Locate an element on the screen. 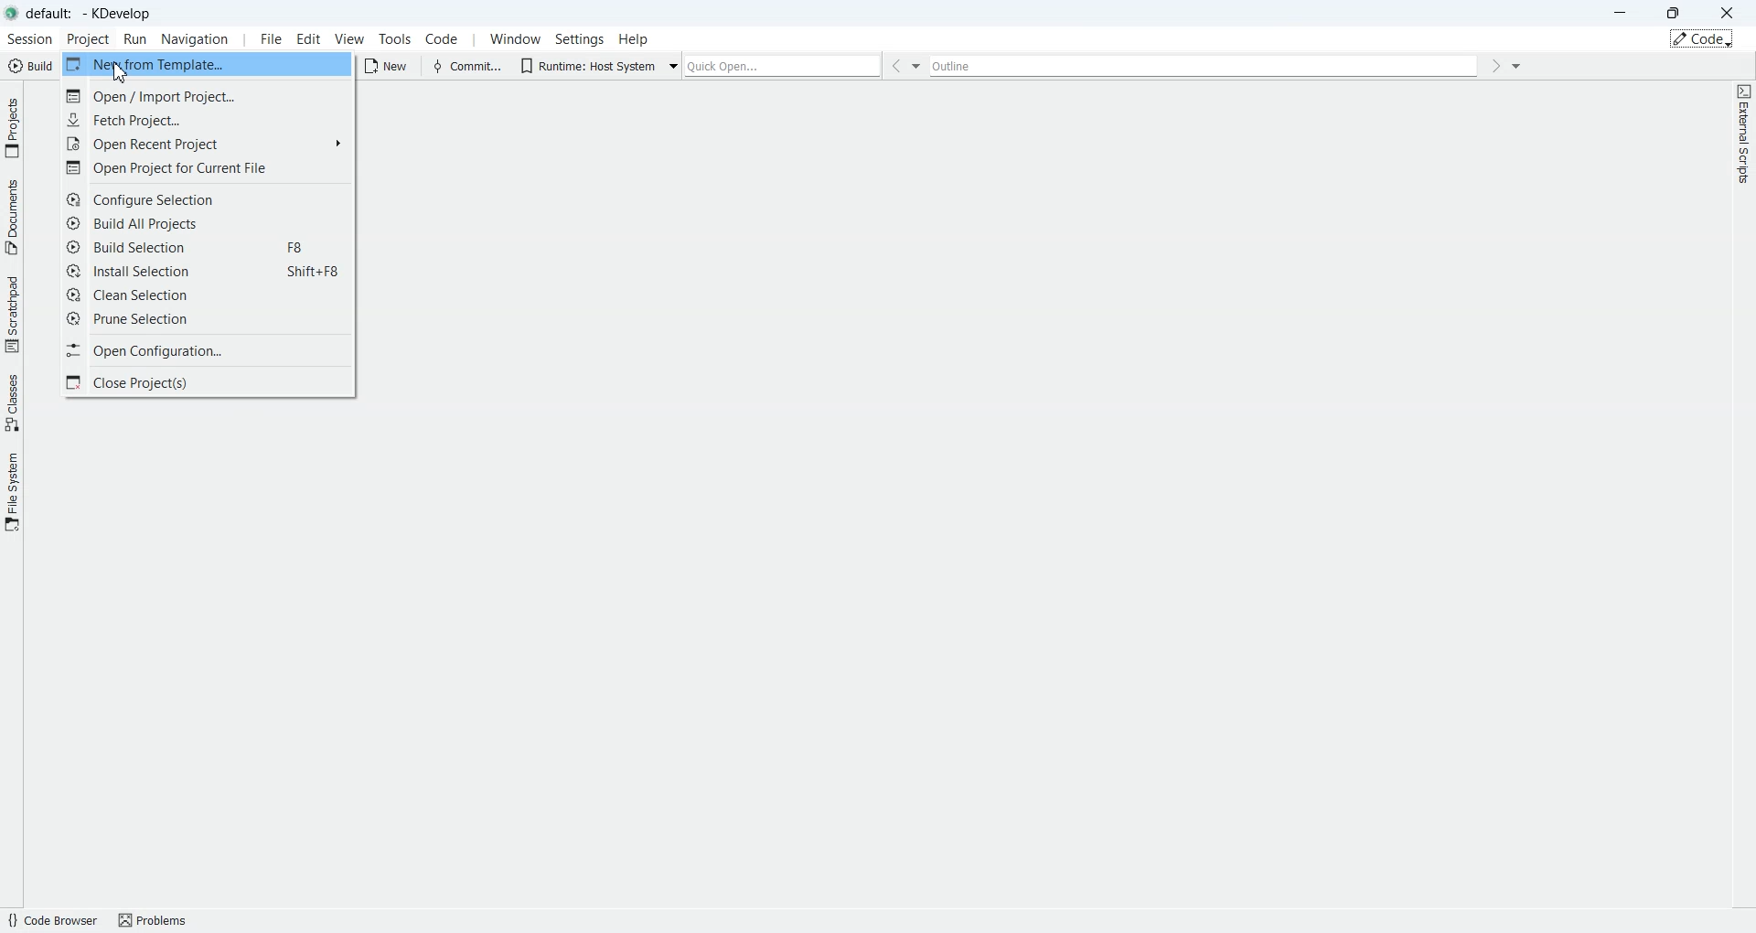  Configure Selection is located at coordinates (208, 199).